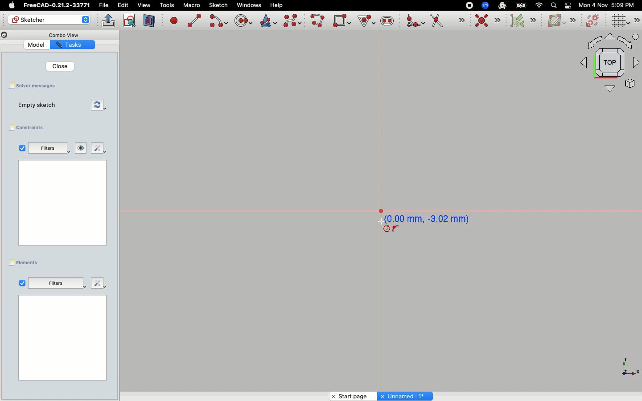 The height and width of the screenshot is (401, 642). What do you see at coordinates (37, 45) in the screenshot?
I see `Model` at bounding box center [37, 45].